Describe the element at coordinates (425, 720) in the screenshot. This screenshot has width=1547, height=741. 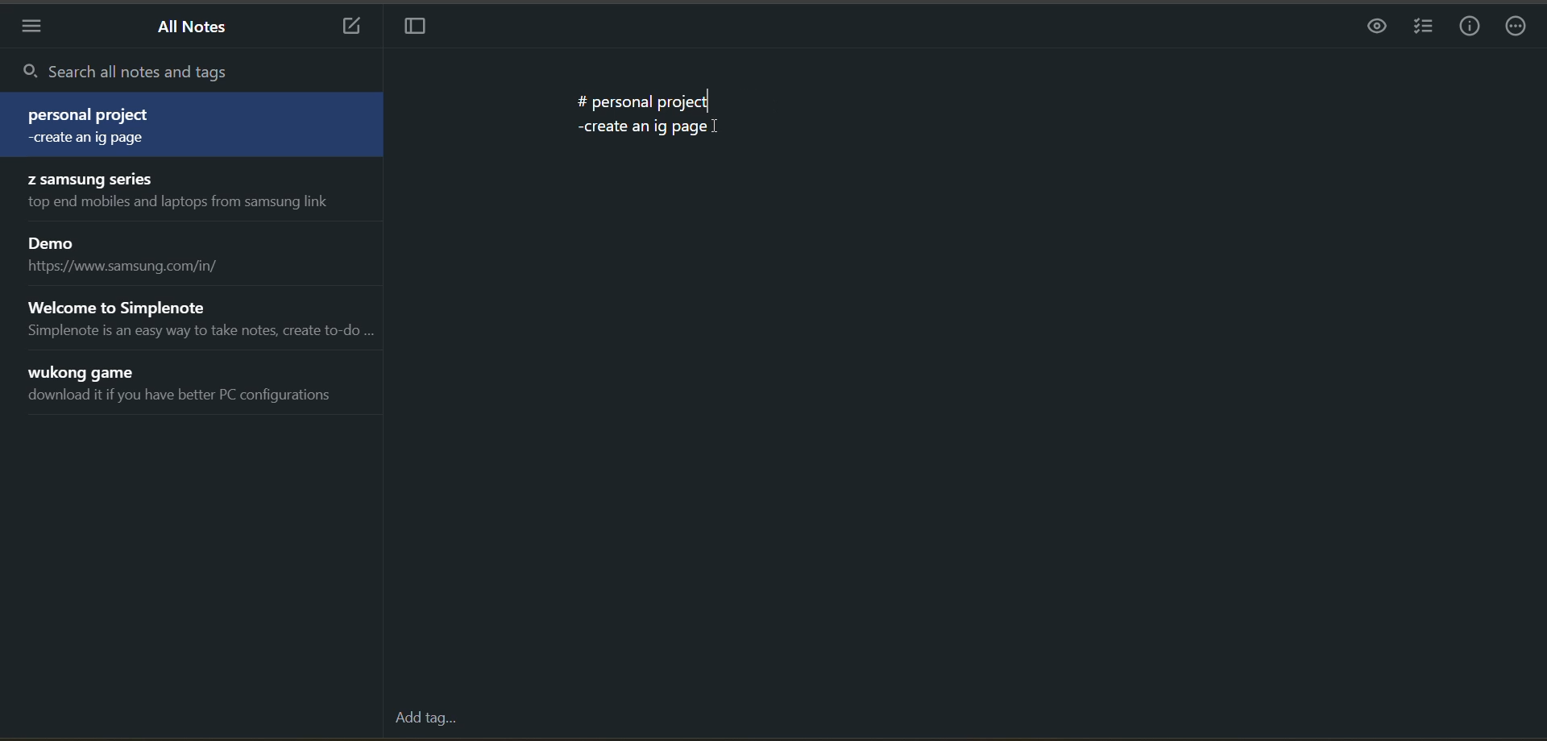
I see `add tag` at that location.